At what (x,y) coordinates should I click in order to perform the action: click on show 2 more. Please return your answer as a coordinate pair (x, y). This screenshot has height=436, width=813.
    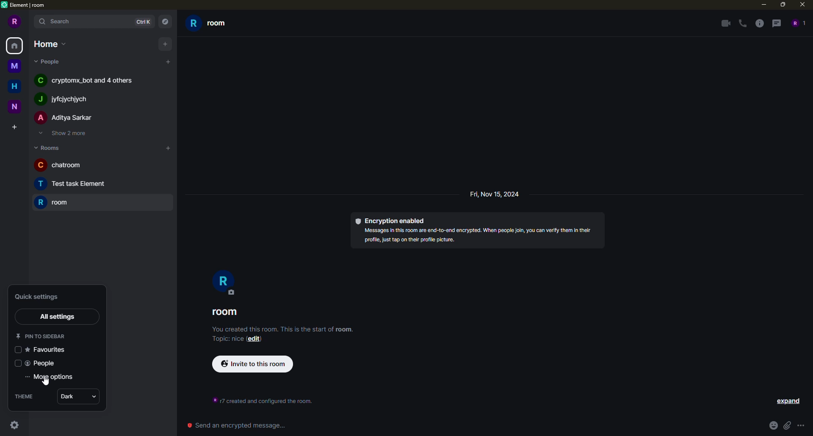
    Looking at the image, I should click on (65, 134).